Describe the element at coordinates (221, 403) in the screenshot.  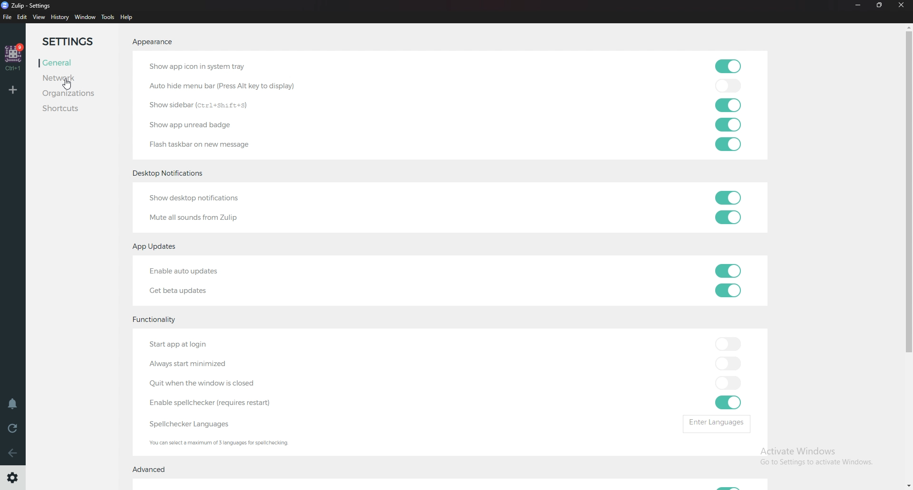
I see `Enable Spell Checker` at that location.